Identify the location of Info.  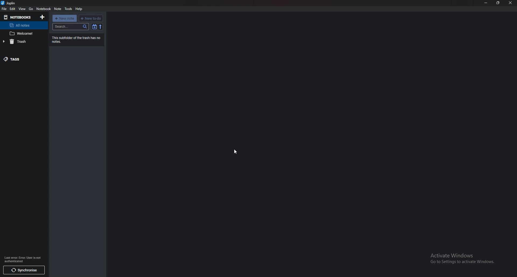
(78, 40).